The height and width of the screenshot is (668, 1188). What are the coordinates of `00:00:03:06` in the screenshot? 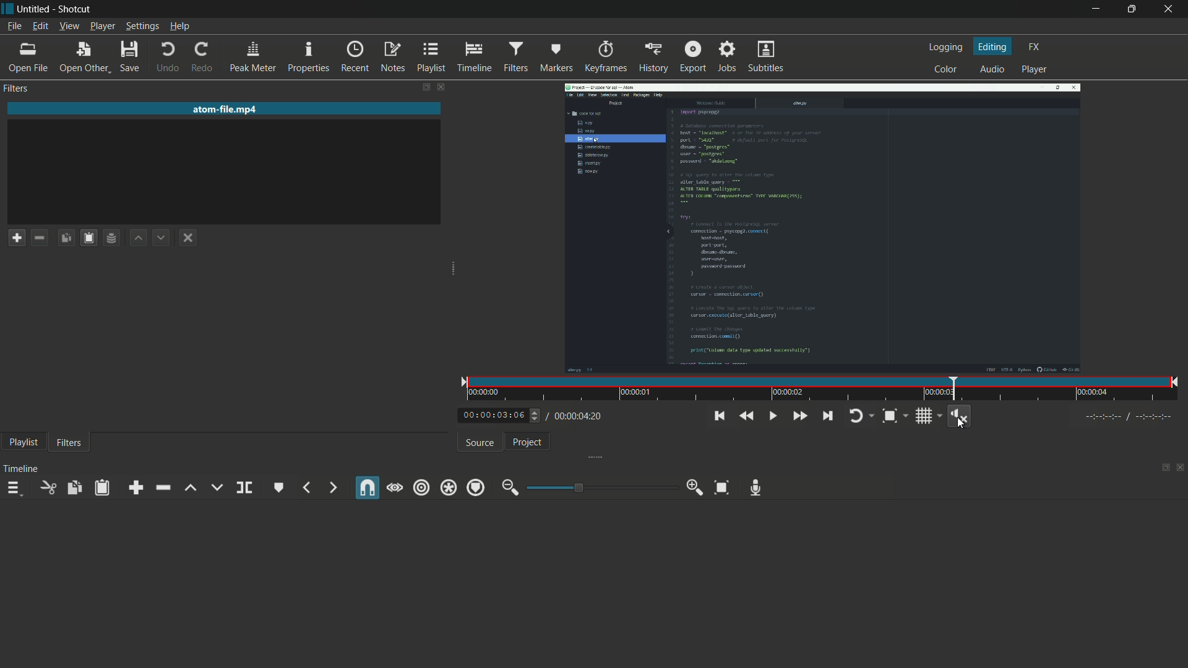 It's located at (489, 416).